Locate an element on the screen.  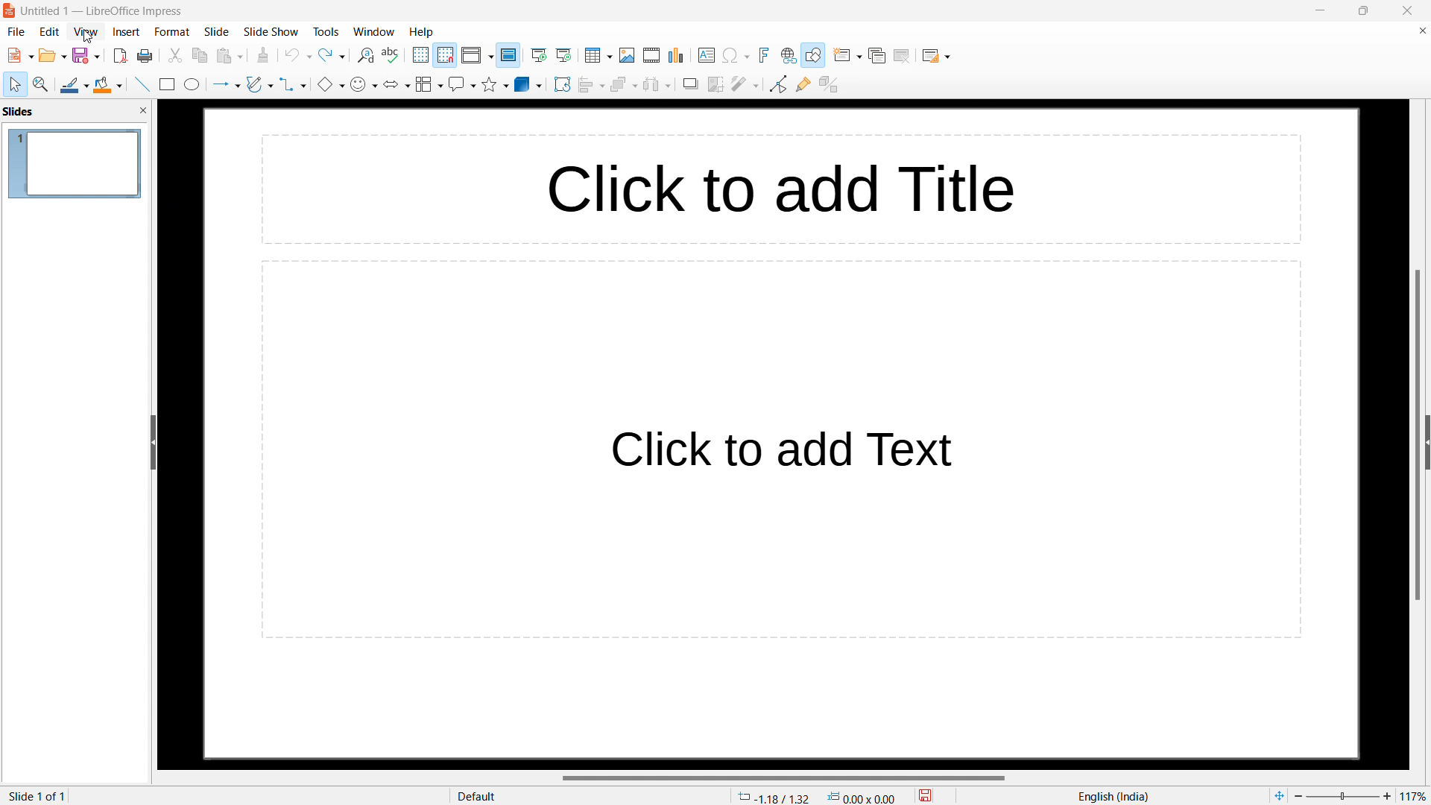
expand is located at coordinates (1427, 442).